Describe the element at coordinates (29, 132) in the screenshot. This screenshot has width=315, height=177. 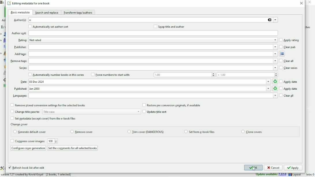
I see `Generate default cover radio button` at that location.